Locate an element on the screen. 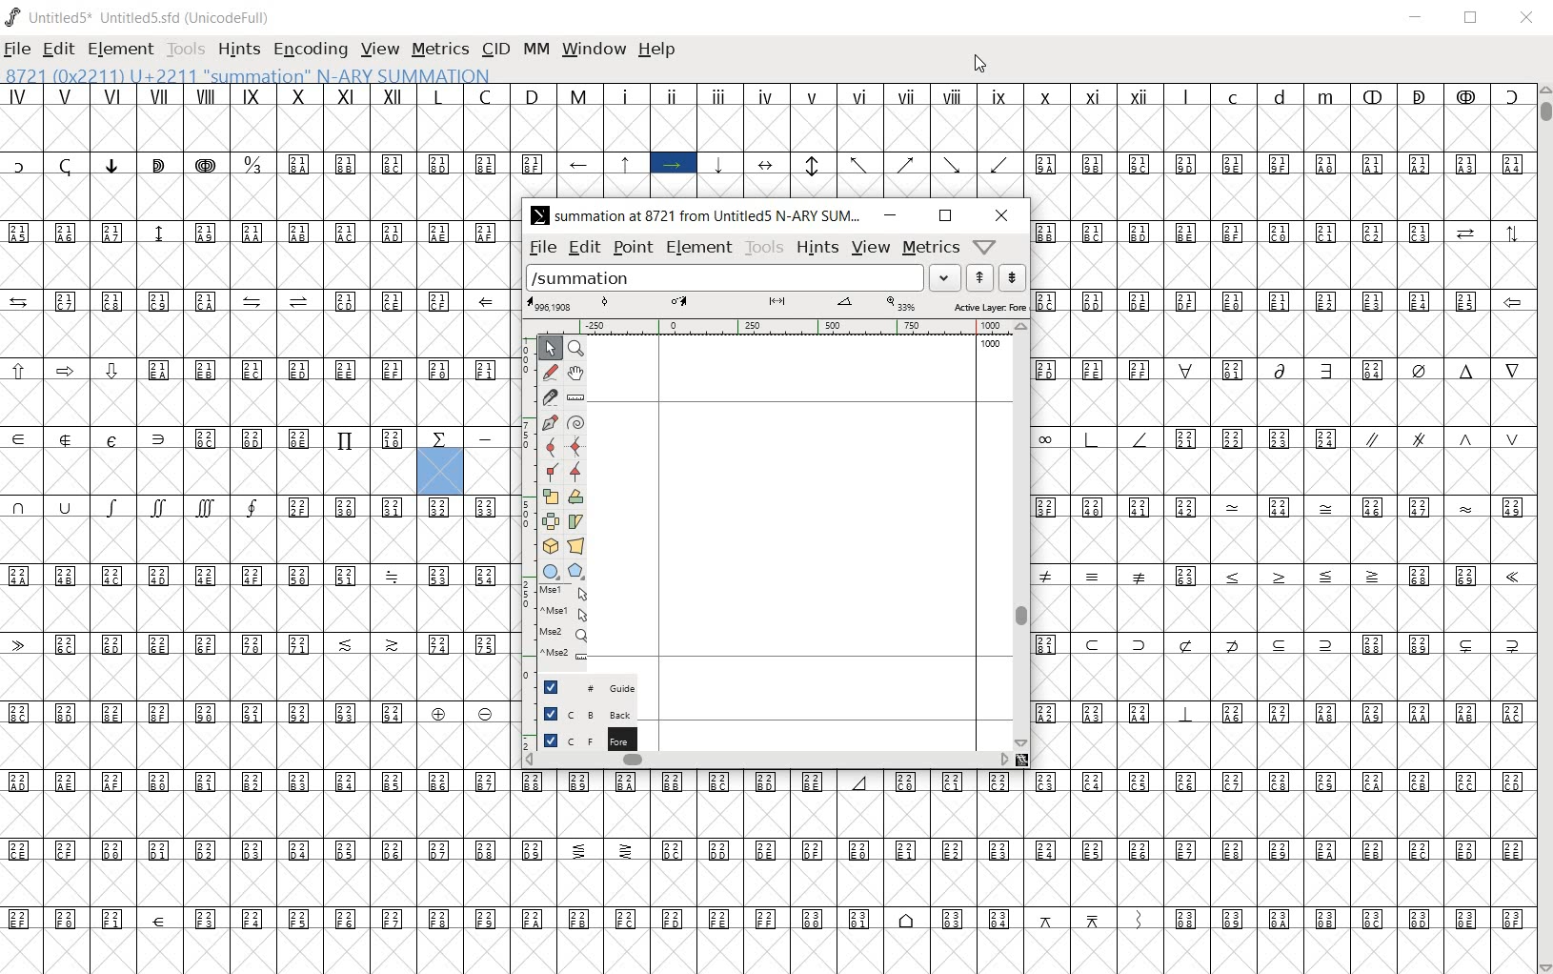 This screenshot has width=1553, height=974. add a curve point always either horizontal or vertical is located at coordinates (575, 447).